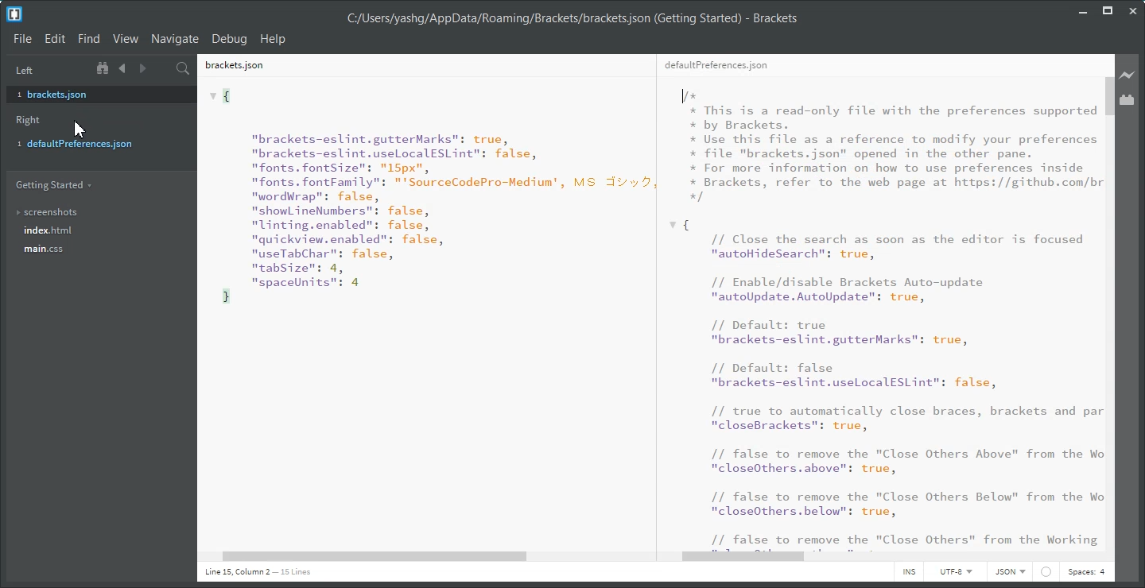  I want to click on File, so click(22, 38).